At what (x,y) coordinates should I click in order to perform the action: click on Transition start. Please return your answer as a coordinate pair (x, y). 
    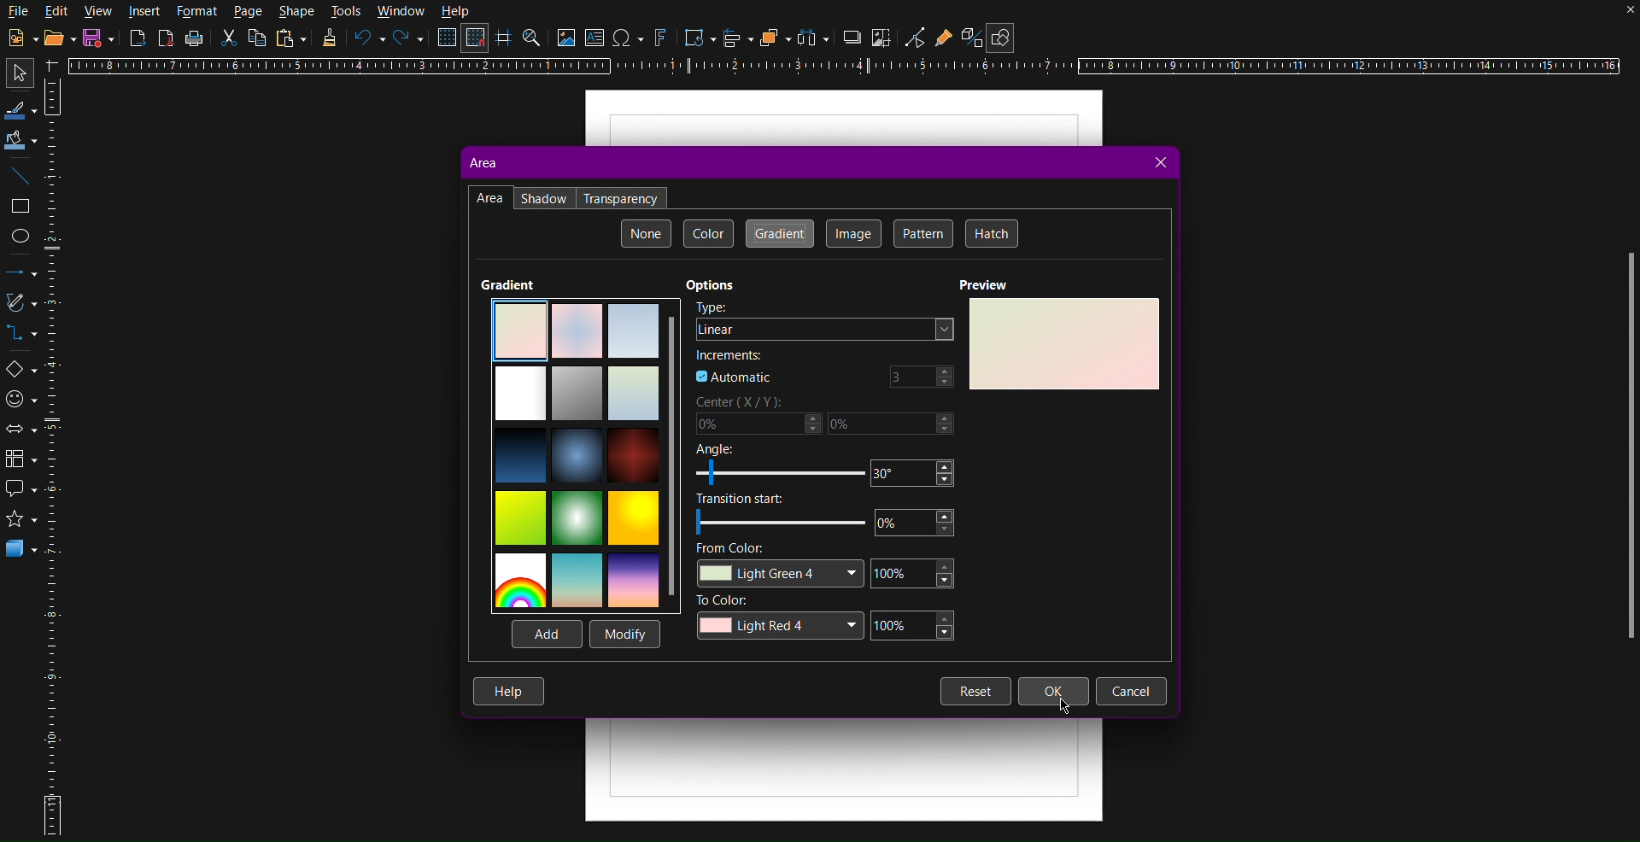
    Looking at the image, I should click on (822, 514).